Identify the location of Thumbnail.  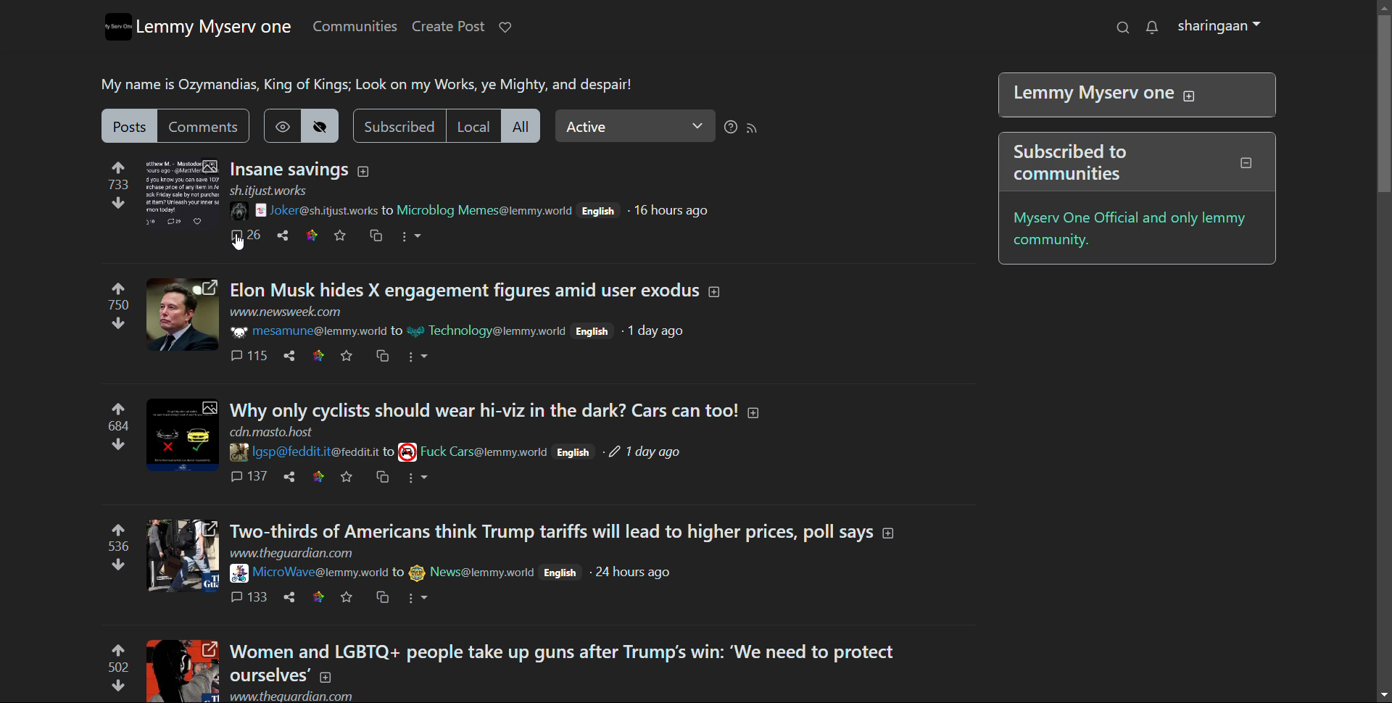
(182, 315).